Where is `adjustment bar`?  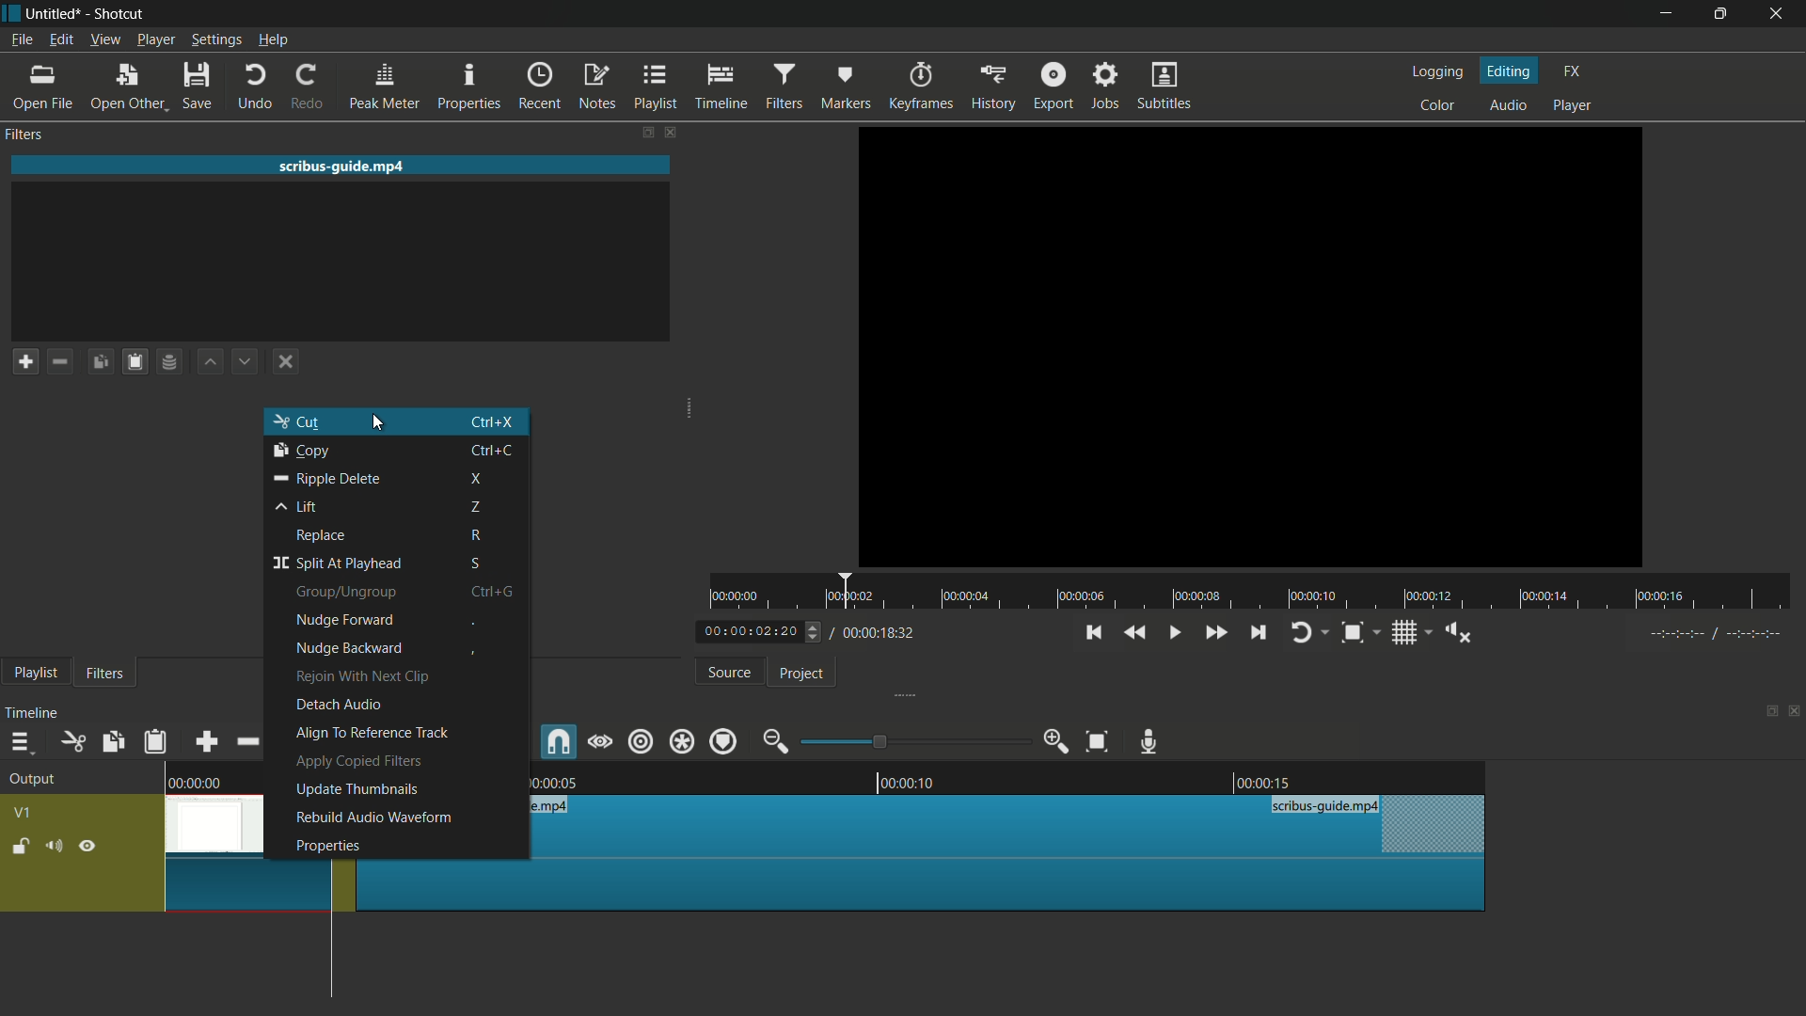
adjustment bar is located at coordinates (914, 742).